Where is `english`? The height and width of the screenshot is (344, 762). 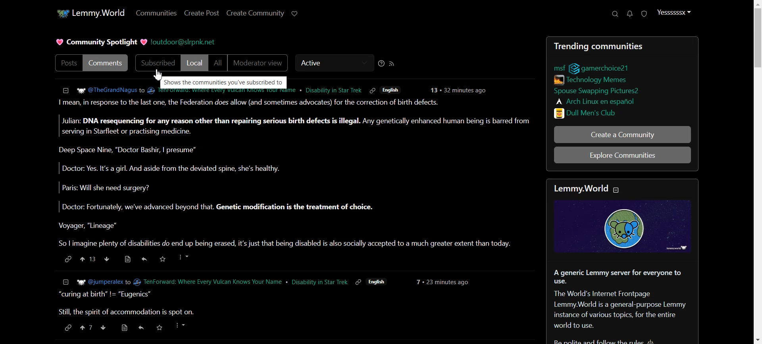
english is located at coordinates (394, 90).